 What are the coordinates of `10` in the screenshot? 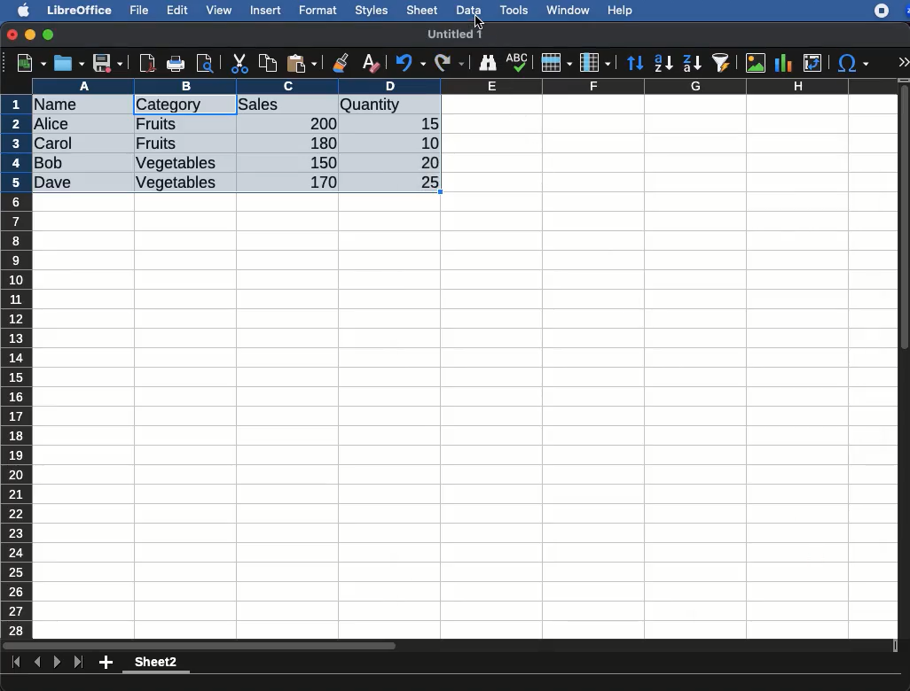 It's located at (425, 142).